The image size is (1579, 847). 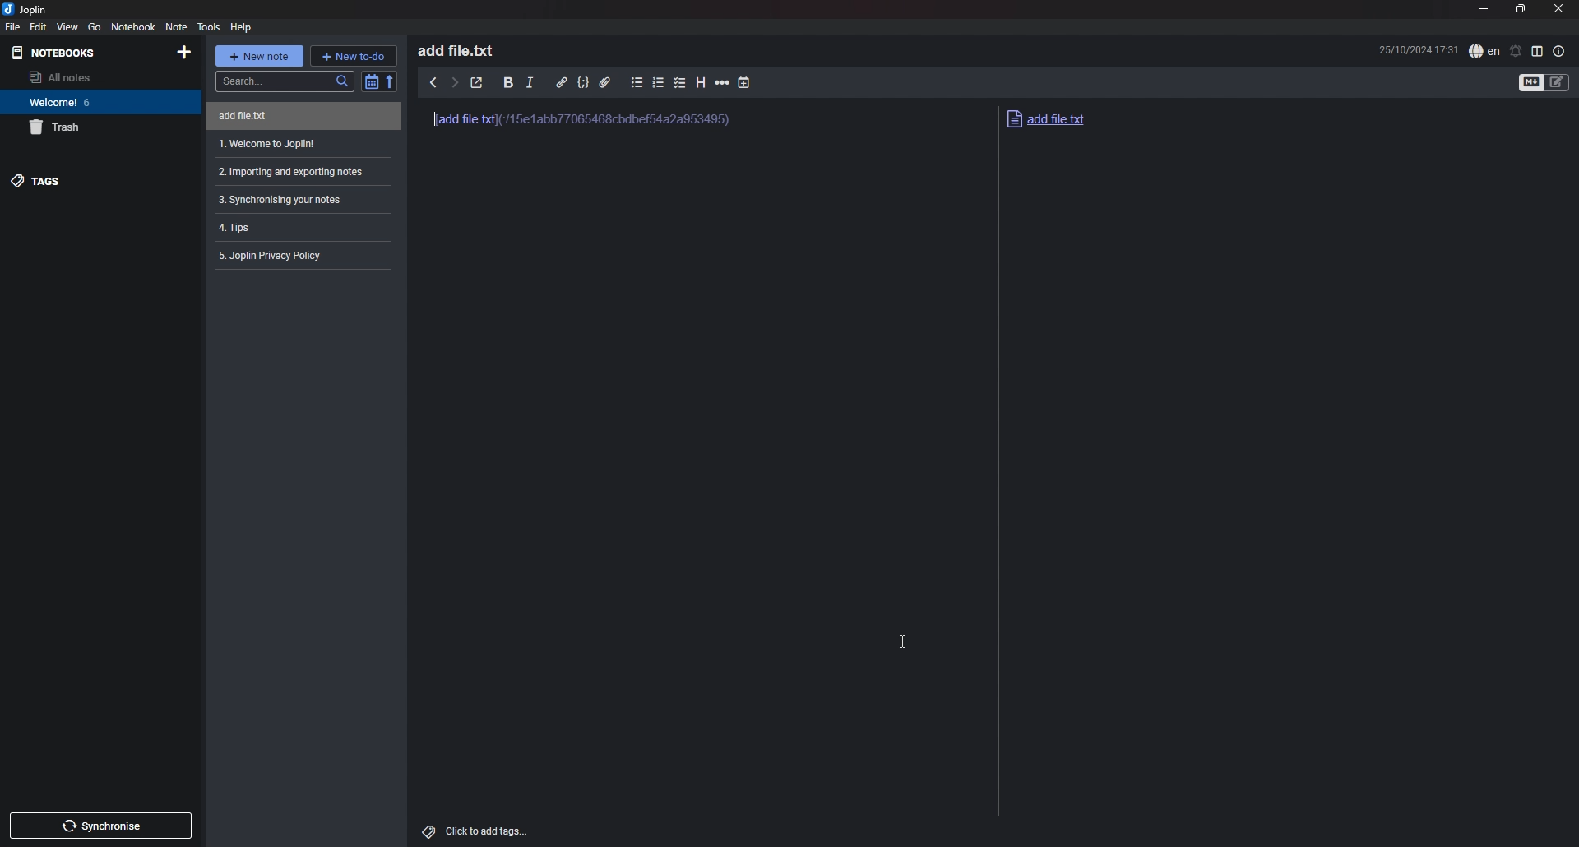 What do you see at coordinates (133, 27) in the screenshot?
I see `notebook` at bounding box center [133, 27].